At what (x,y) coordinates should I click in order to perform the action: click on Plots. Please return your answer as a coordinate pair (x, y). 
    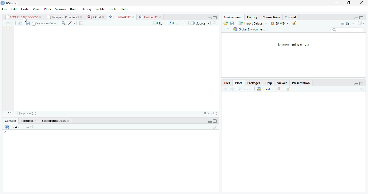
    Looking at the image, I should click on (238, 83).